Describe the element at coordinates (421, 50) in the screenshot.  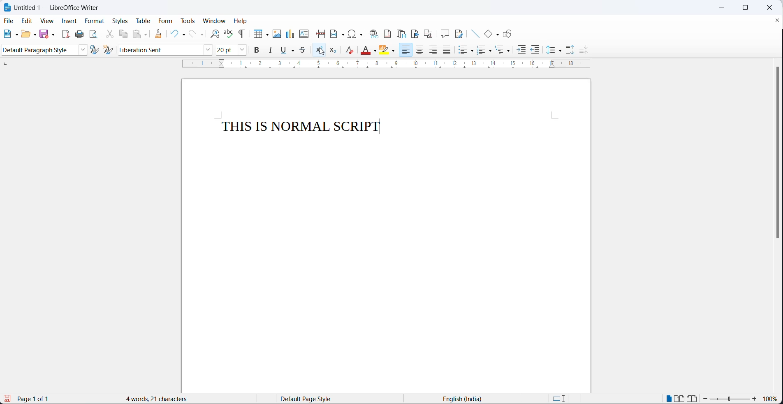
I see `text align center` at that location.